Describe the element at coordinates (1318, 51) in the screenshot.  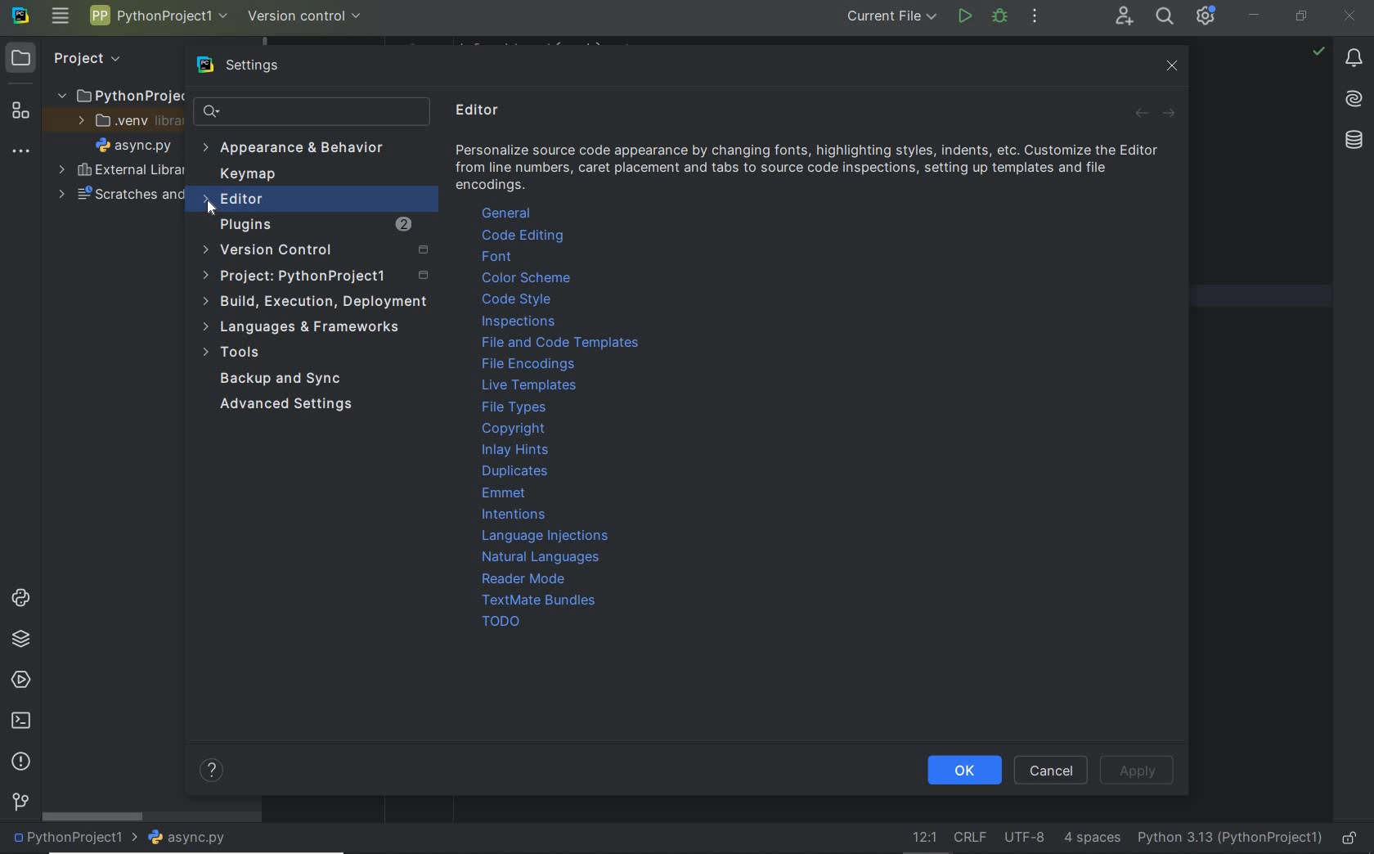
I see `no problem` at that location.